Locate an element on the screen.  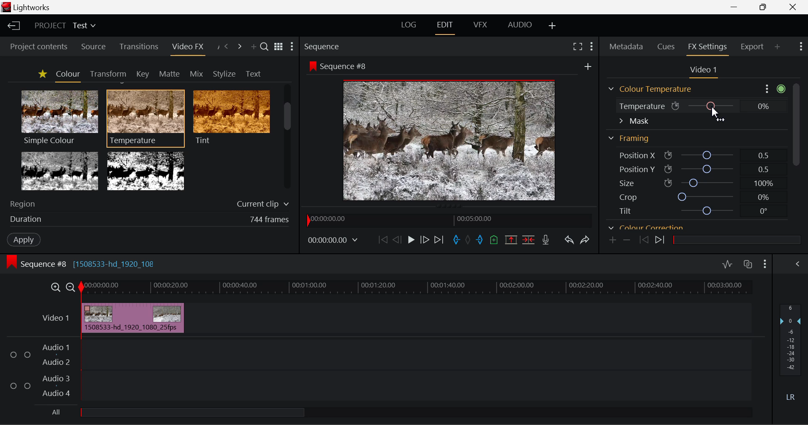
Sequence #8 is located at coordinates (347, 67).